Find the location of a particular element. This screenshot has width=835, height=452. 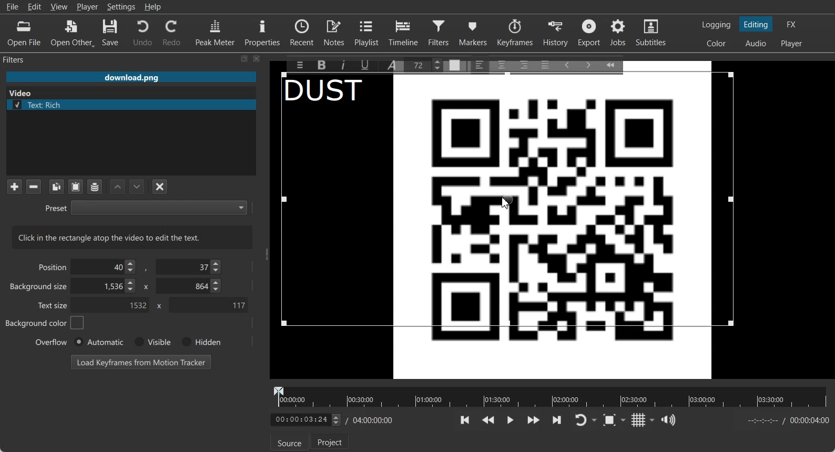

Add a filter is located at coordinates (14, 186).